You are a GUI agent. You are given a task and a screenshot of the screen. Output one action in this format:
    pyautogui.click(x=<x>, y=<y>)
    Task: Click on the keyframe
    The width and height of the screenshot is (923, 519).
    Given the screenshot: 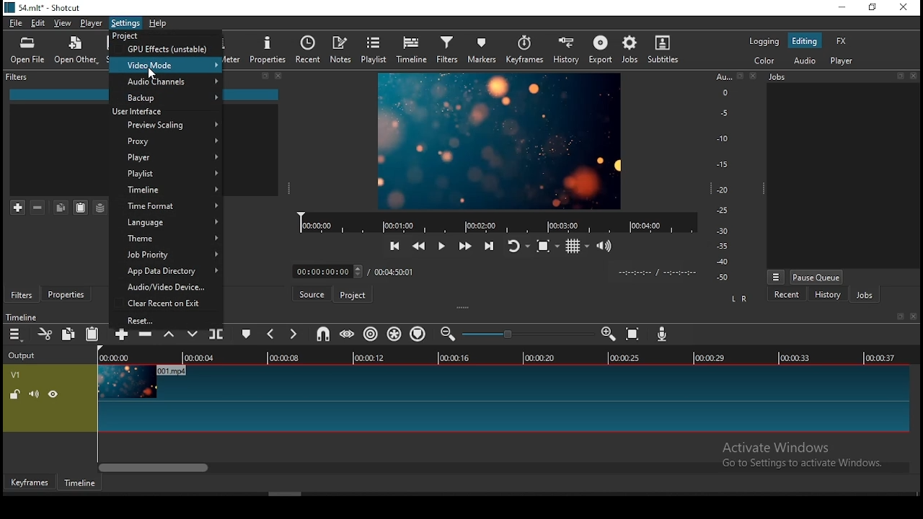 What is the action you would take?
    pyautogui.click(x=28, y=483)
    